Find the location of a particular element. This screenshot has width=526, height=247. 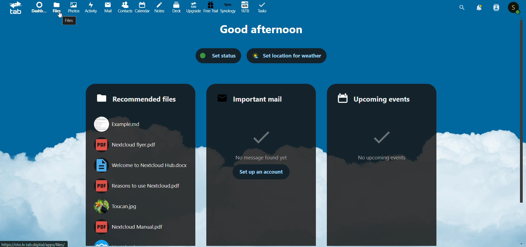

no upcoming events is located at coordinates (384, 145).